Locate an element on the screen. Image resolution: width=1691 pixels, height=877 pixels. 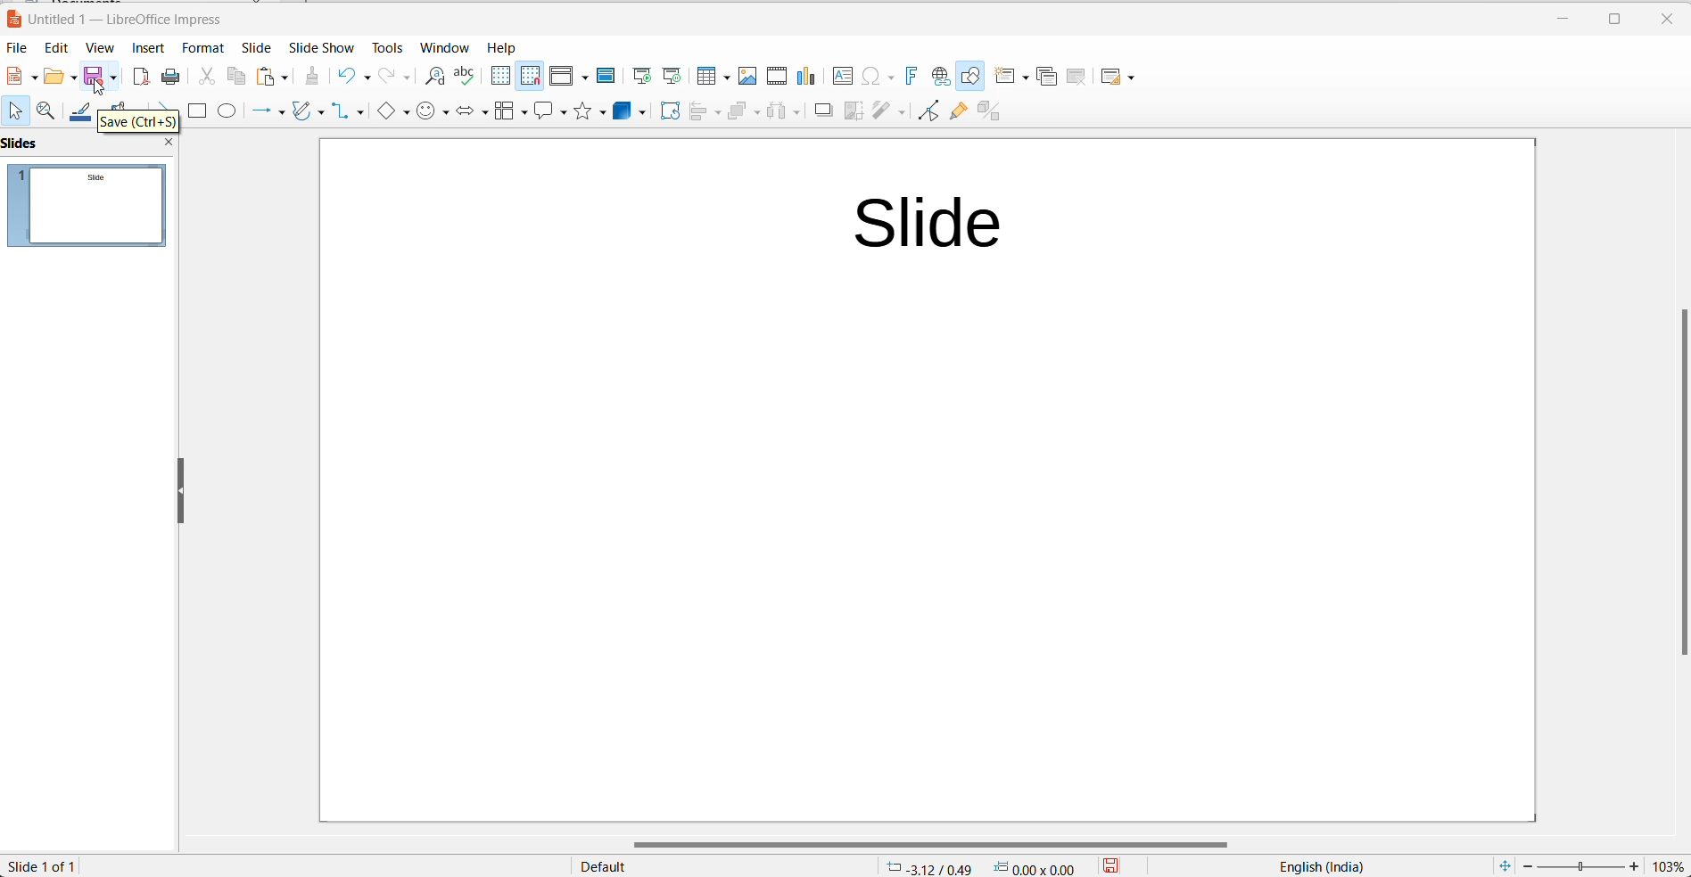
crop image is located at coordinates (853, 111).